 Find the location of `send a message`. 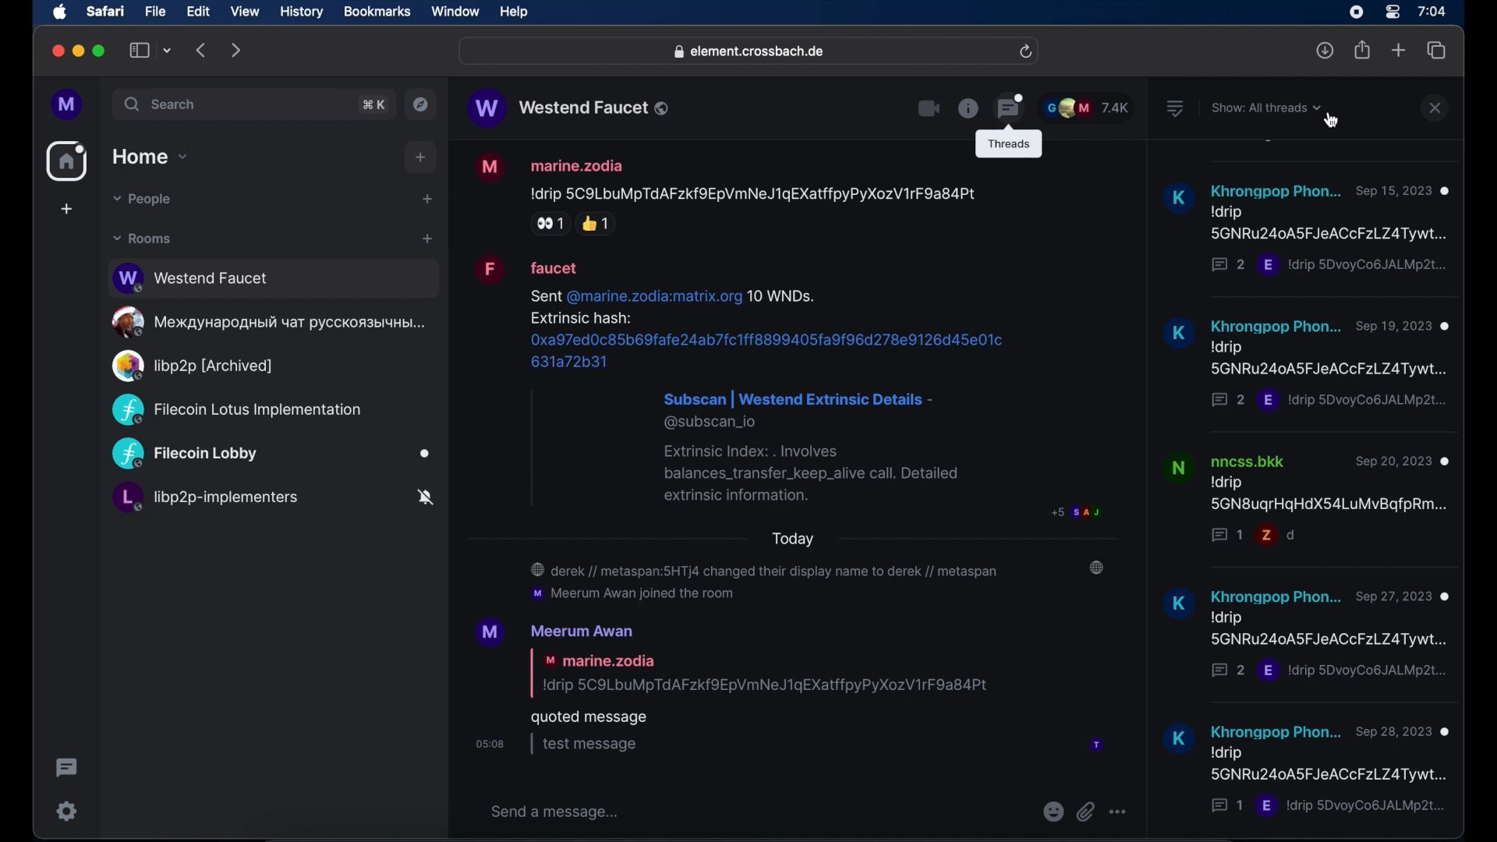

send a message is located at coordinates (557, 814).